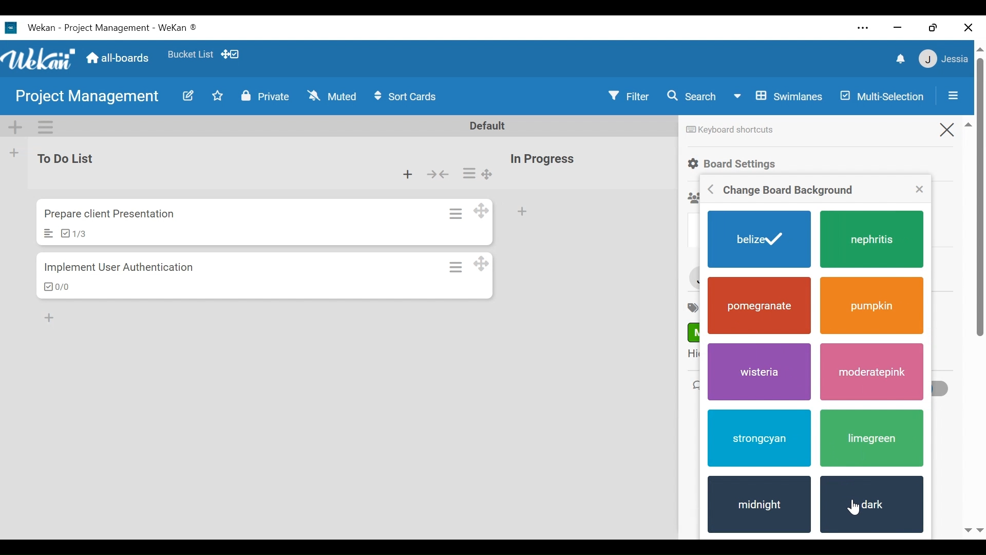 The height and width of the screenshot is (555, 986). Describe the element at coordinates (486, 264) in the screenshot. I see `Desktop drag handles` at that location.